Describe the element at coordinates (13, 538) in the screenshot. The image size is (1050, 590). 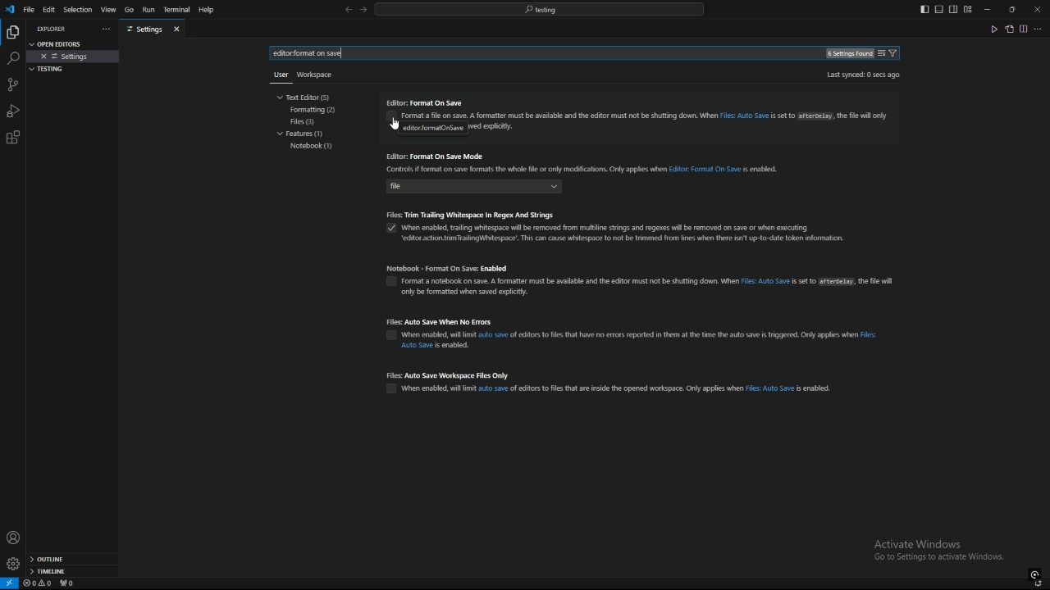
I see `profile` at that location.